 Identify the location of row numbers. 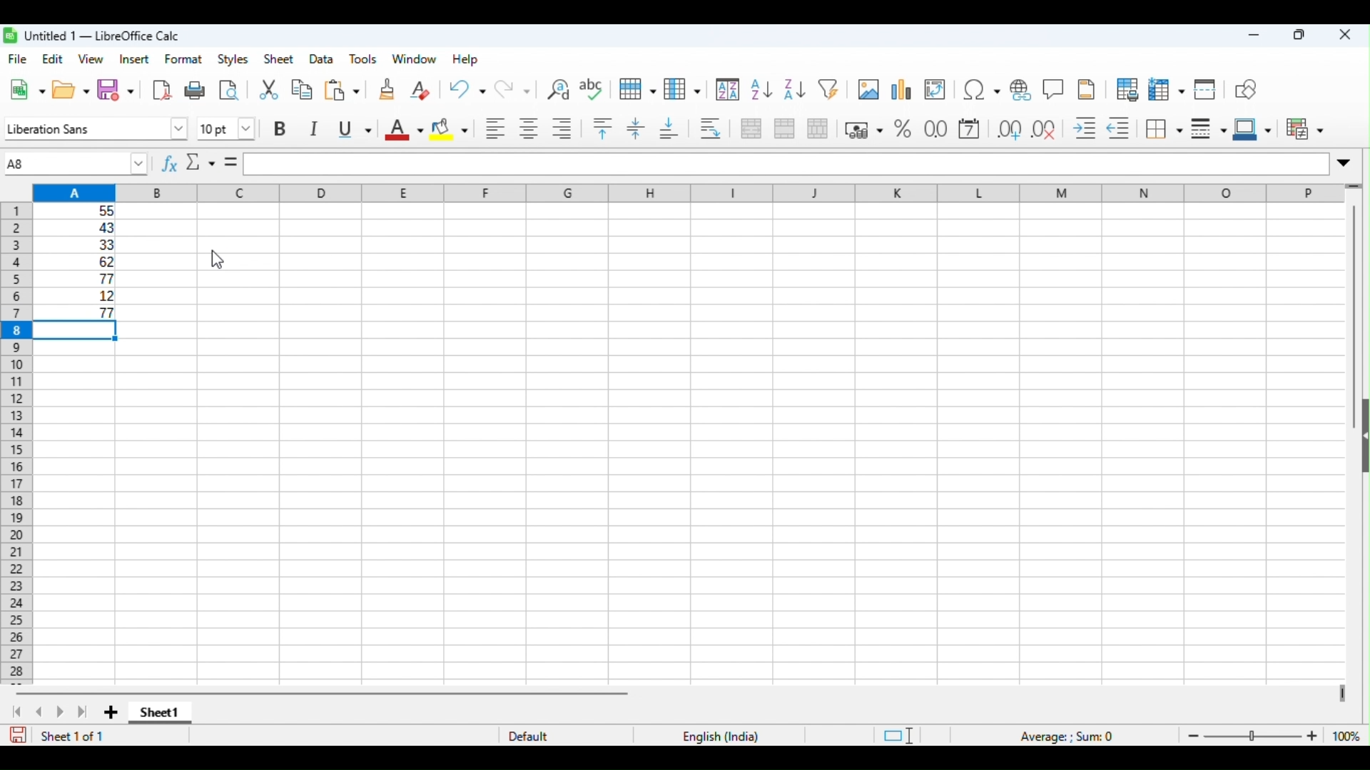
(17, 442).